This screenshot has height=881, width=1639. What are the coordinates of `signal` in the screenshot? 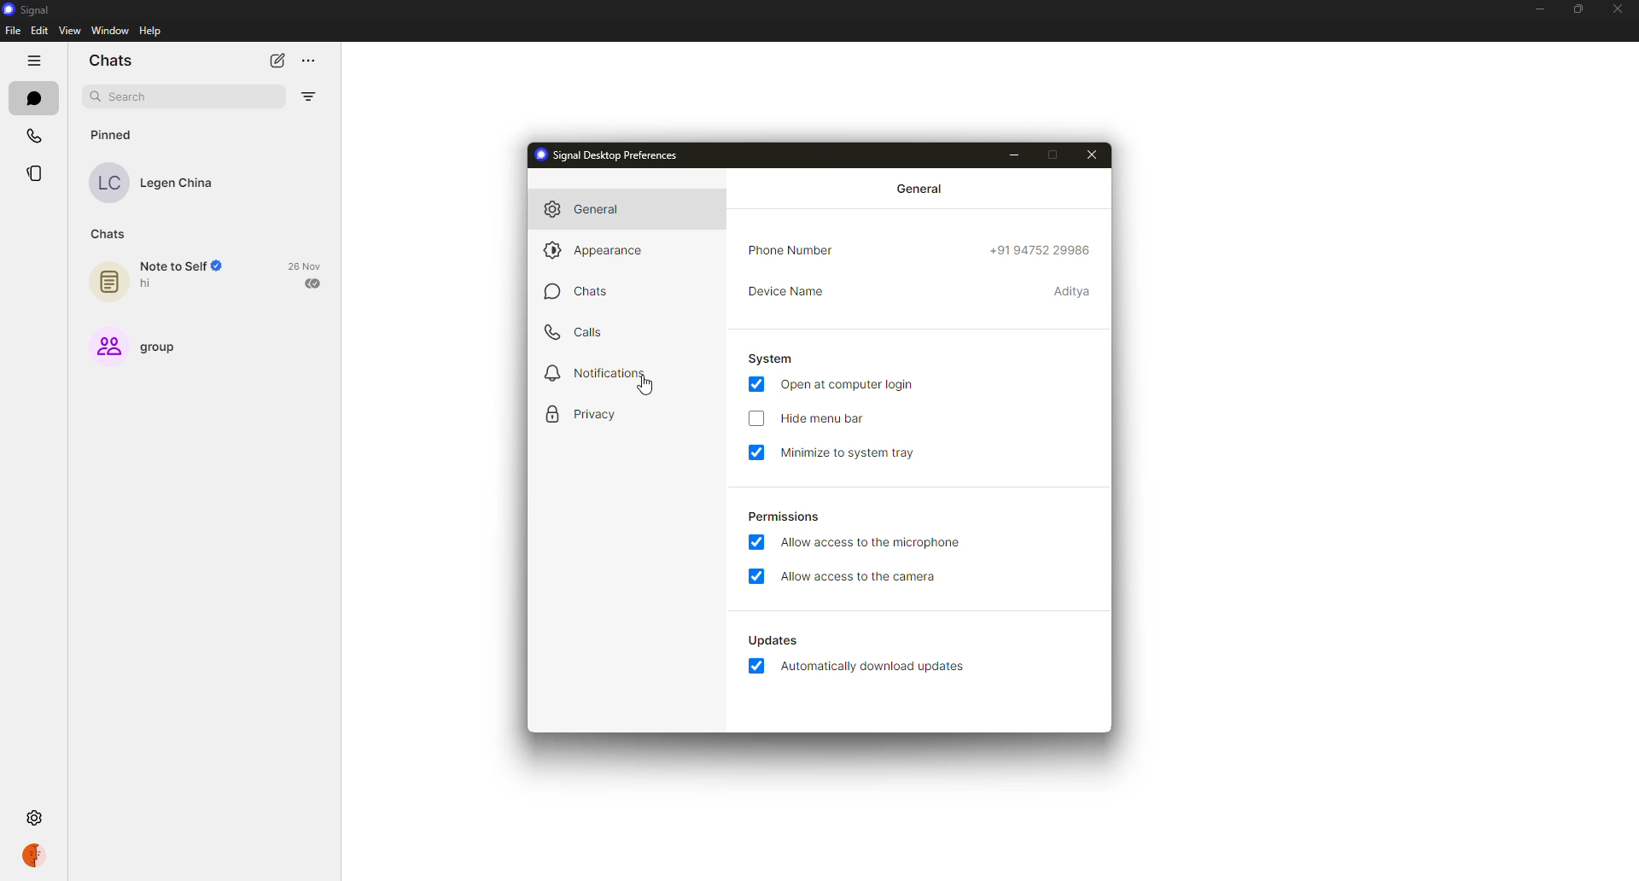 It's located at (23, 9).